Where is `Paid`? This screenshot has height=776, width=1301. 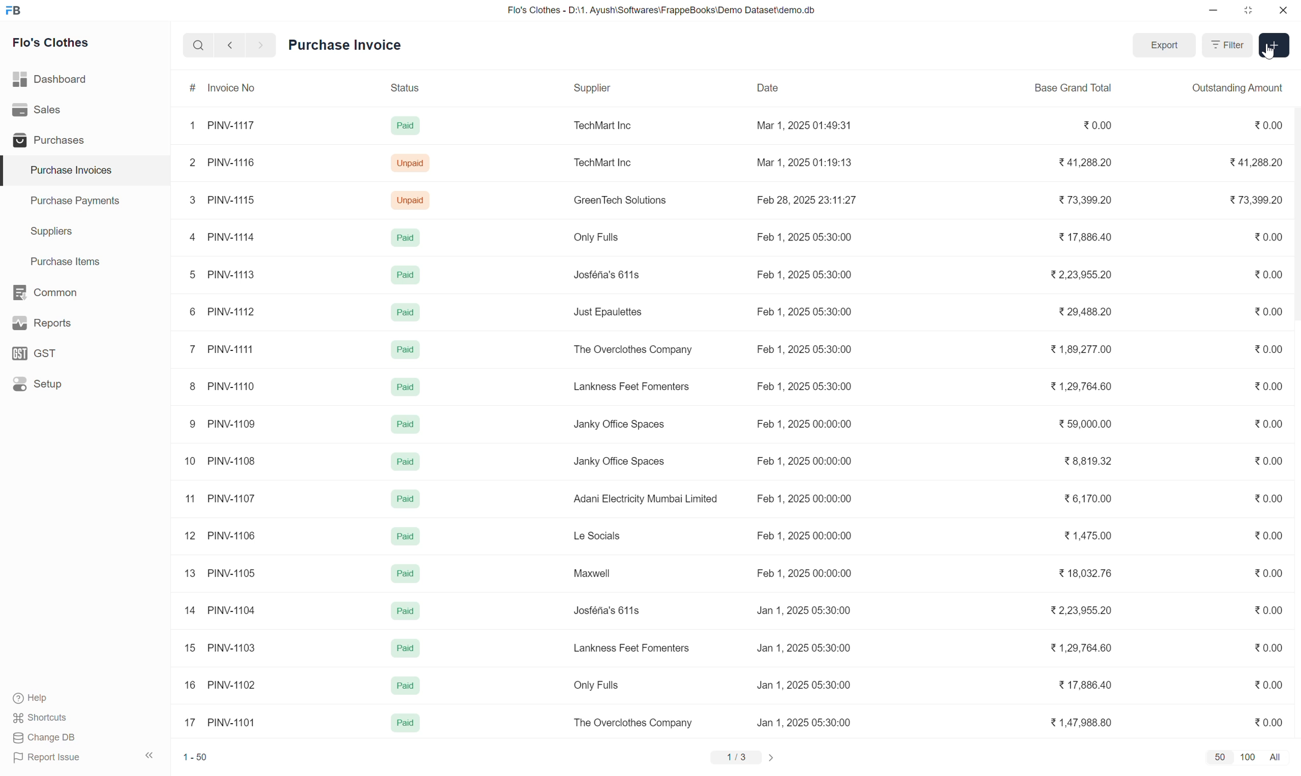 Paid is located at coordinates (405, 424).